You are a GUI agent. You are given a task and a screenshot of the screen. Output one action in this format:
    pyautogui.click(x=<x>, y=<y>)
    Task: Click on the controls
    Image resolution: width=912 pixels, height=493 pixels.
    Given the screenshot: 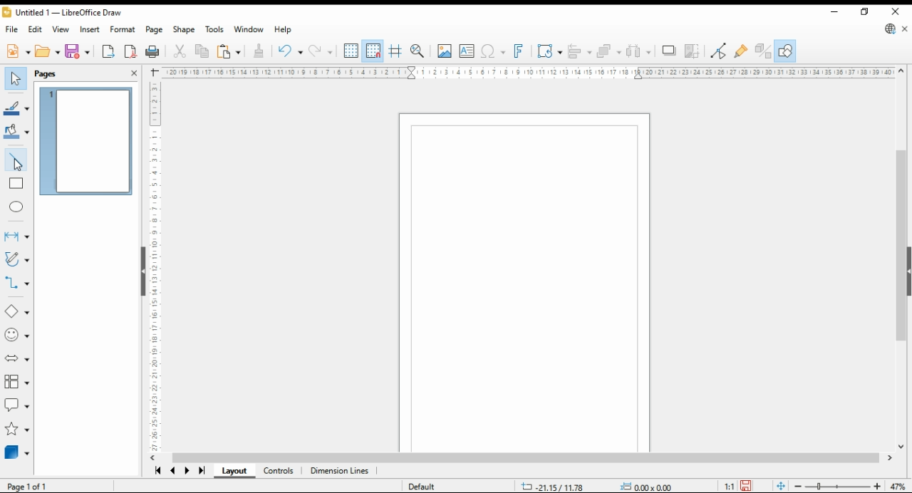 What is the action you would take?
    pyautogui.click(x=280, y=472)
    